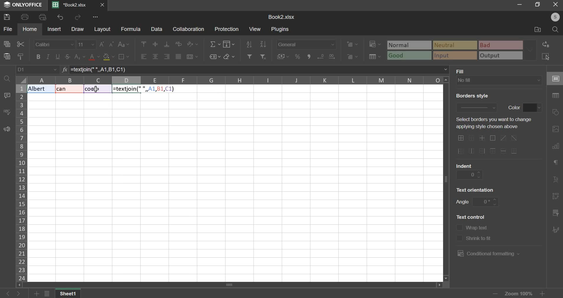  Describe the element at coordinates (555, 163) in the screenshot. I see `paragraph` at that location.